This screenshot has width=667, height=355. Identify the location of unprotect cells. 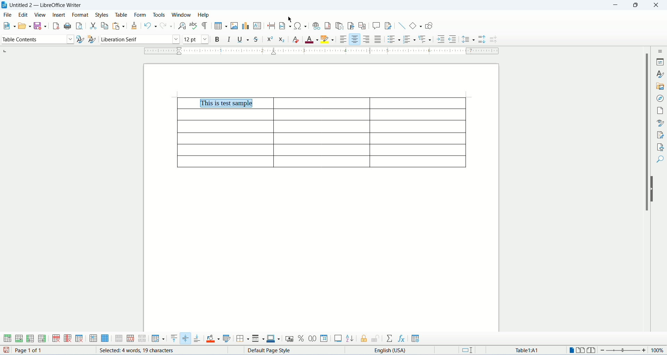
(375, 339).